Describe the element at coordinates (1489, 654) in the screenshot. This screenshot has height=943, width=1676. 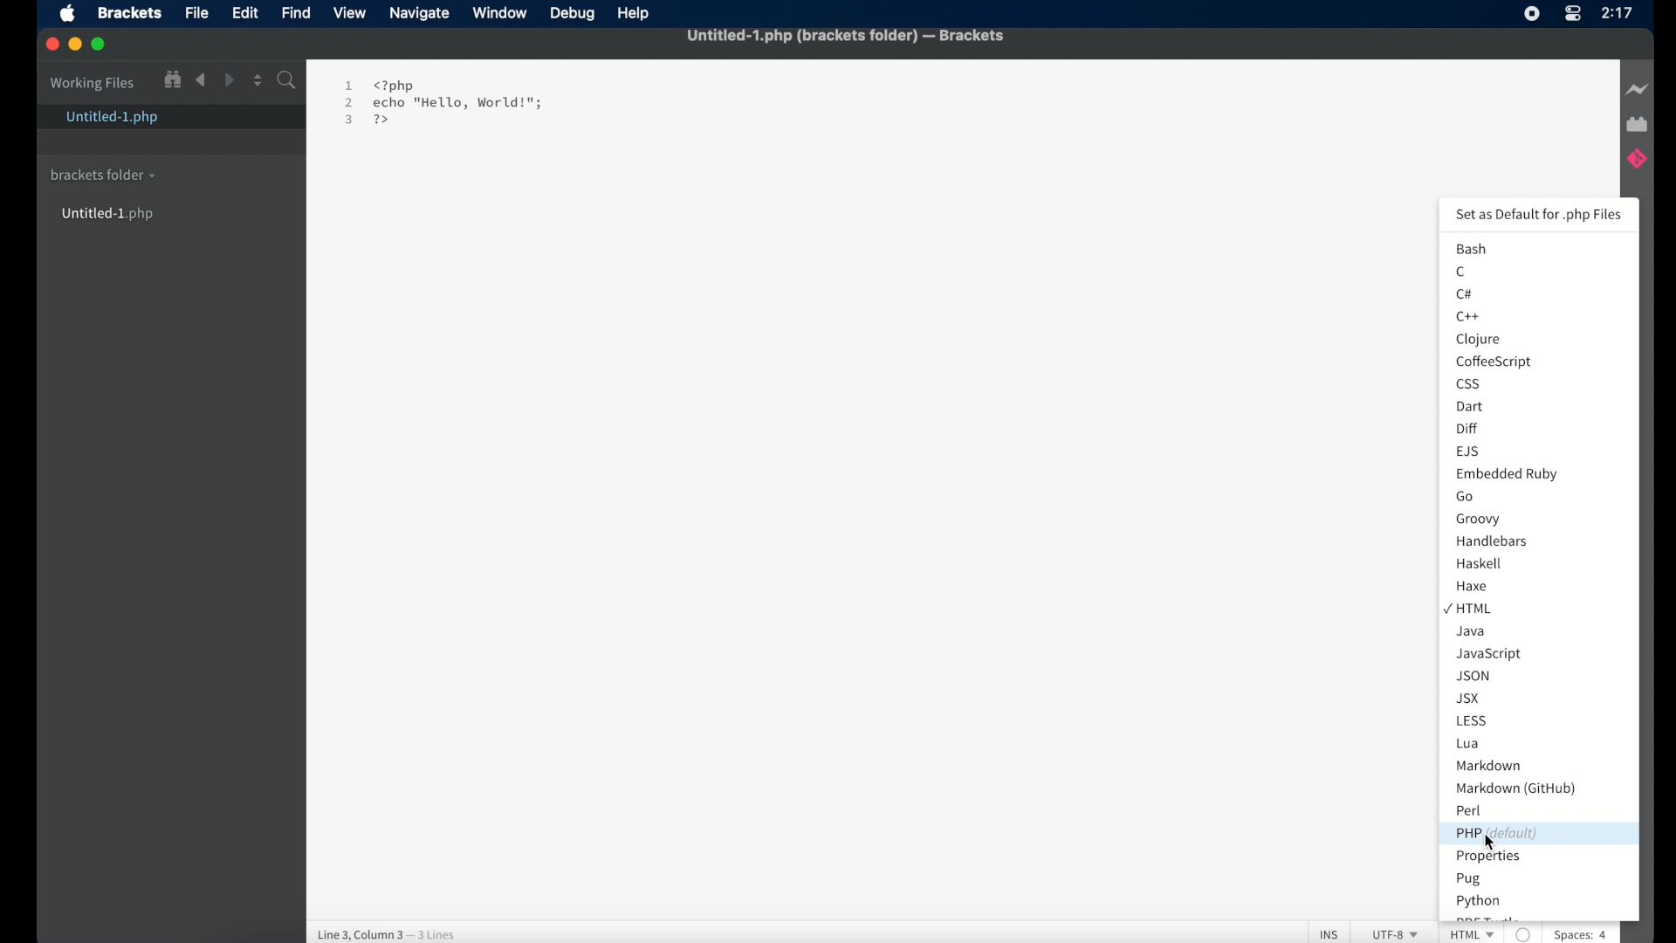
I see `javascript` at that location.